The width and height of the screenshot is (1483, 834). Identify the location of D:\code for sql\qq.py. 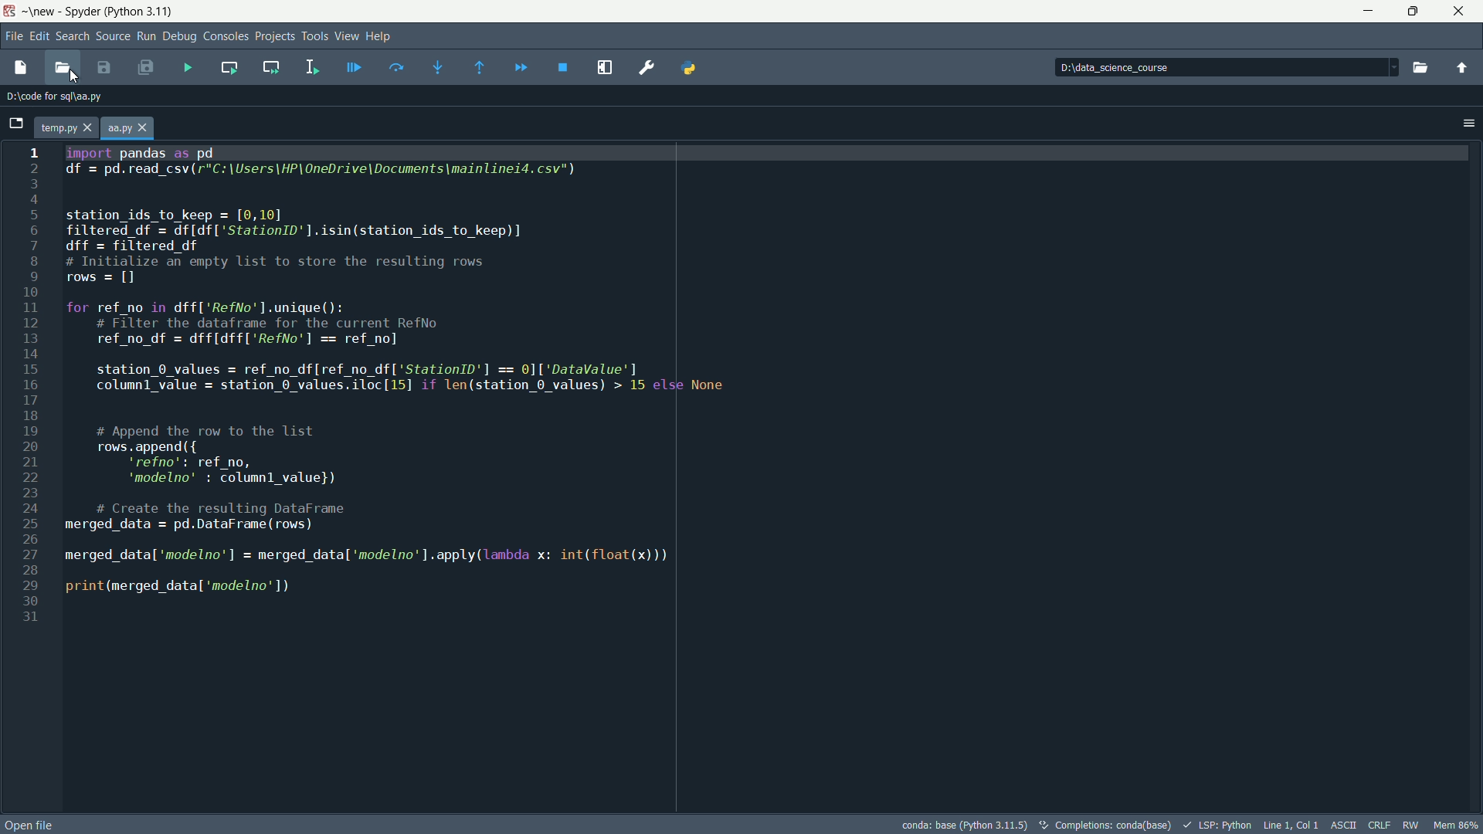
(58, 98).